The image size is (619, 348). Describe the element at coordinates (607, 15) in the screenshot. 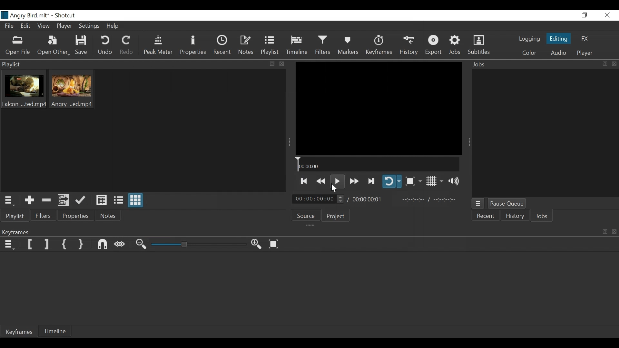

I see `Close` at that location.